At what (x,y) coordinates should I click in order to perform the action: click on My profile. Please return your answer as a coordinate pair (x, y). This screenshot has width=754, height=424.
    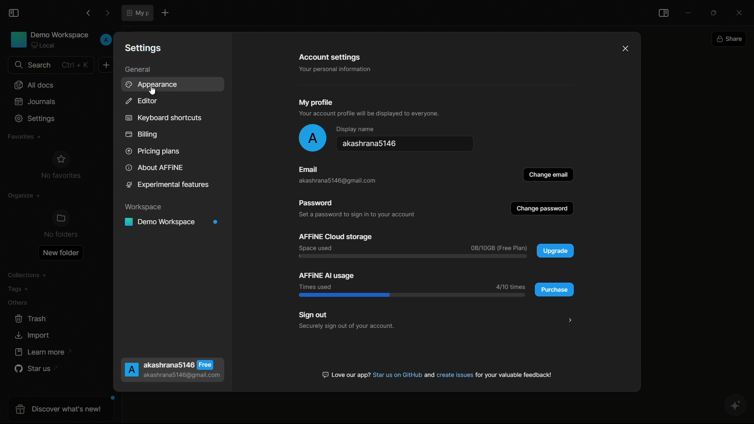
    Looking at the image, I should click on (316, 101).